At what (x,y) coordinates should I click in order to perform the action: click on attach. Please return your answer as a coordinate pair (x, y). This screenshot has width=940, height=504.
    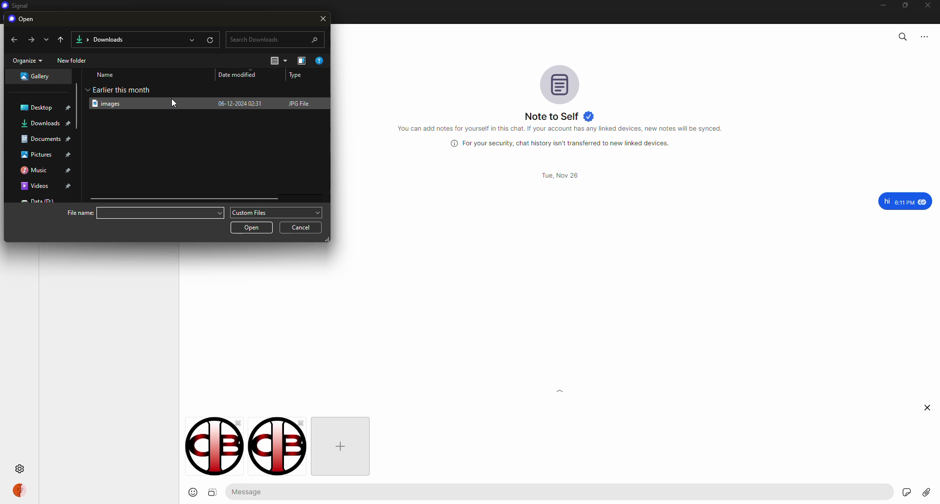
    Looking at the image, I should click on (926, 492).